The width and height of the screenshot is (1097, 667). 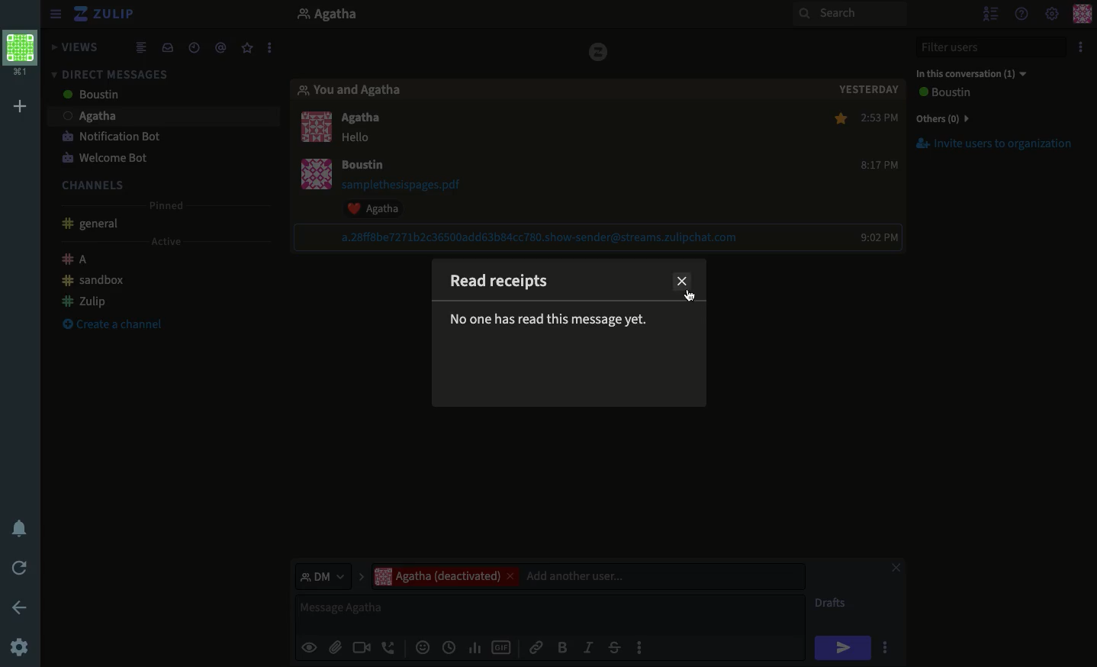 I want to click on Profile, so click(x=21, y=56).